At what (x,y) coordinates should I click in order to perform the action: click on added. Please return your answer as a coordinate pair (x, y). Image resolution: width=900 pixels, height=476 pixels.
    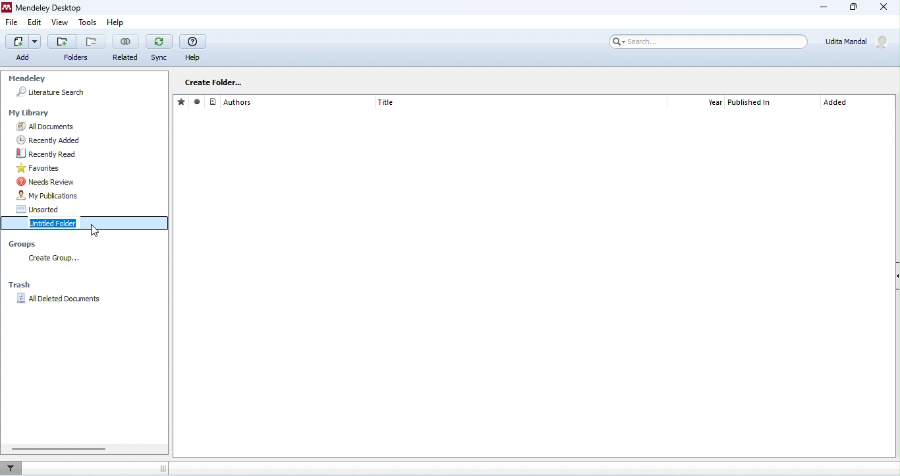
    Looking at the image, I should click on (836, 104).